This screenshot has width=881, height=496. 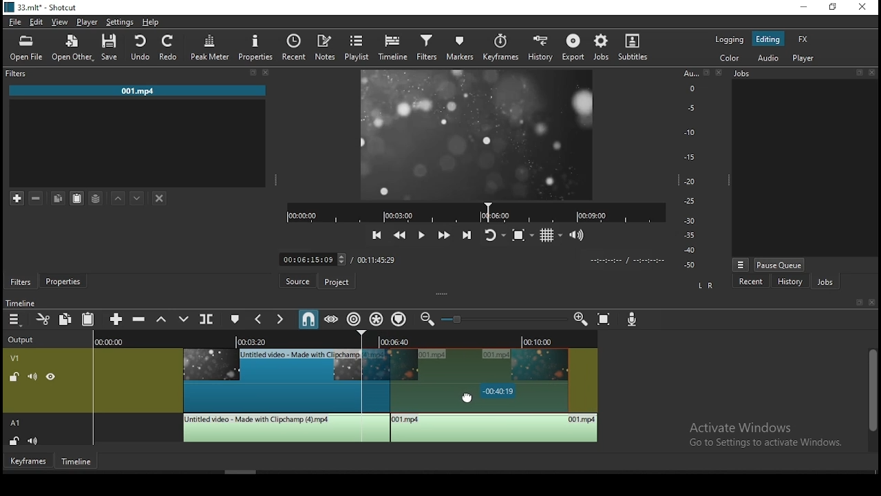 I want to click on close, so click(x=873, y=303).